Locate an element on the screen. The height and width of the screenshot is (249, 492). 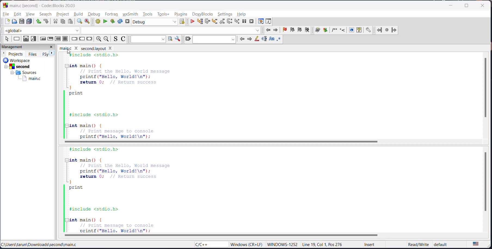
replace is located at coordinates (88, 22).